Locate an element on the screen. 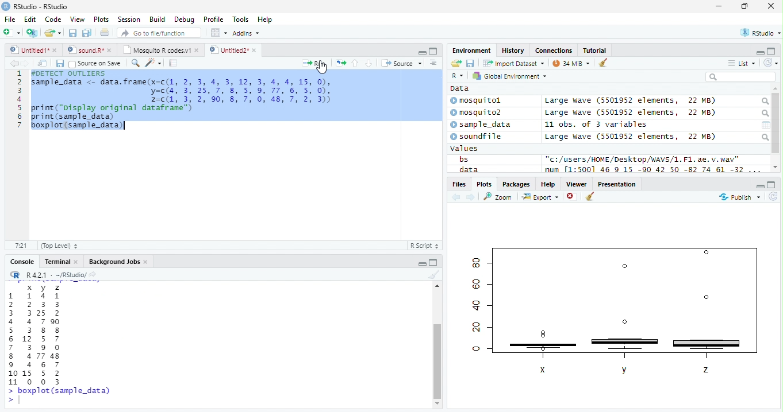 This screenshot has width=783, height=412. Large wave (5501952 elements, 22 MB) is located at coordinates (632, 113).